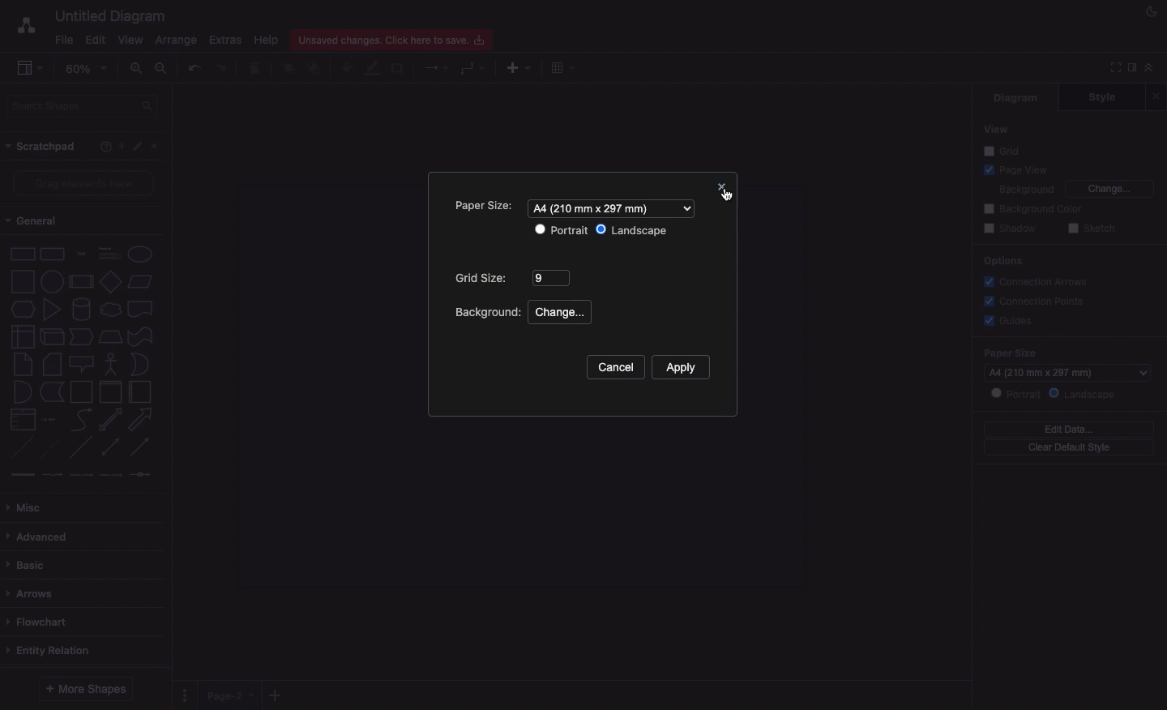 This screenshot has width=1167, height=710. Describe the element at coordinates (1067, 372) in the screenshot. I see `A4 (210 mm x 297 mm)` at that location.